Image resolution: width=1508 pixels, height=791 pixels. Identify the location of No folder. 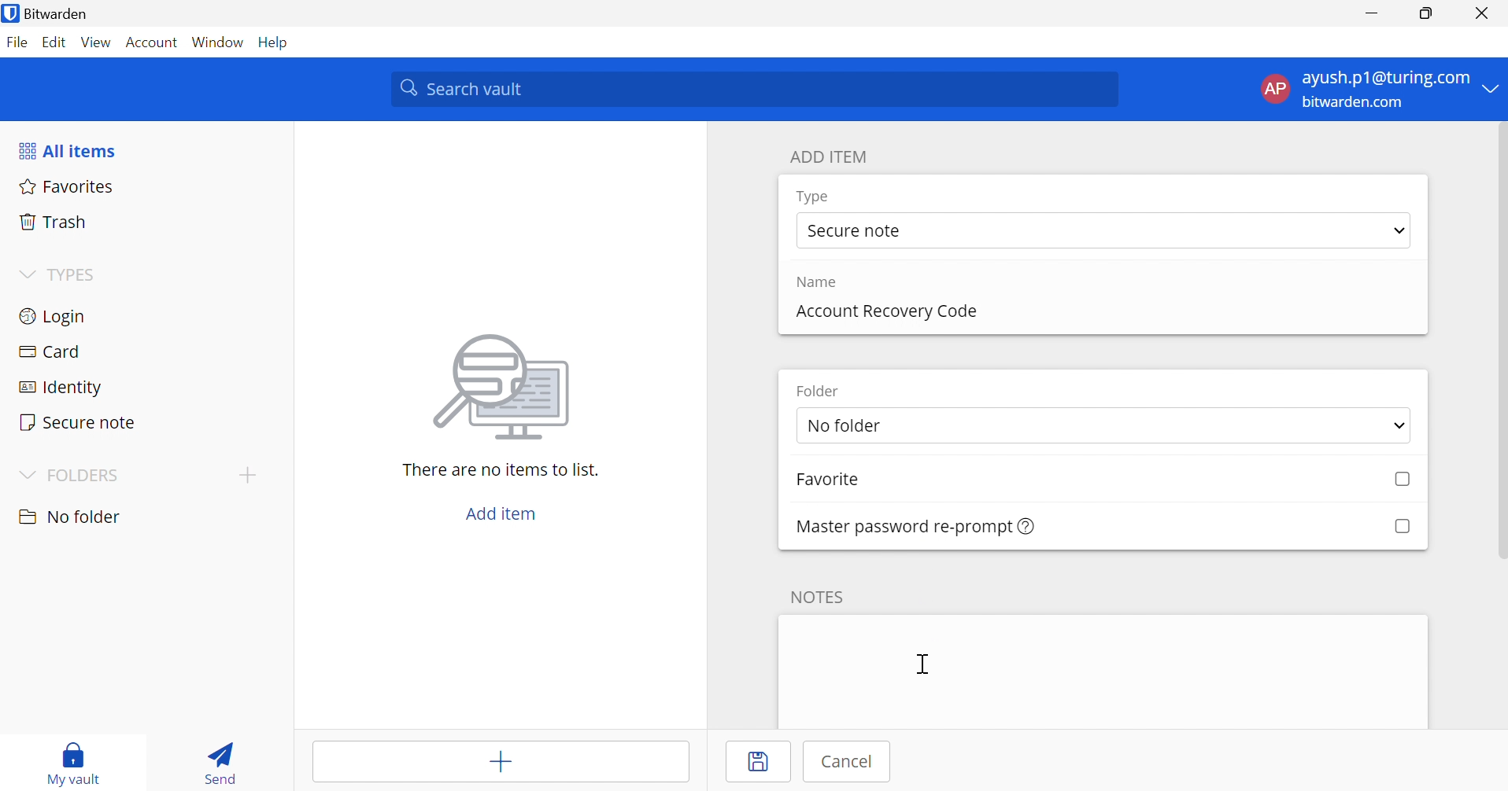
(917, 427).